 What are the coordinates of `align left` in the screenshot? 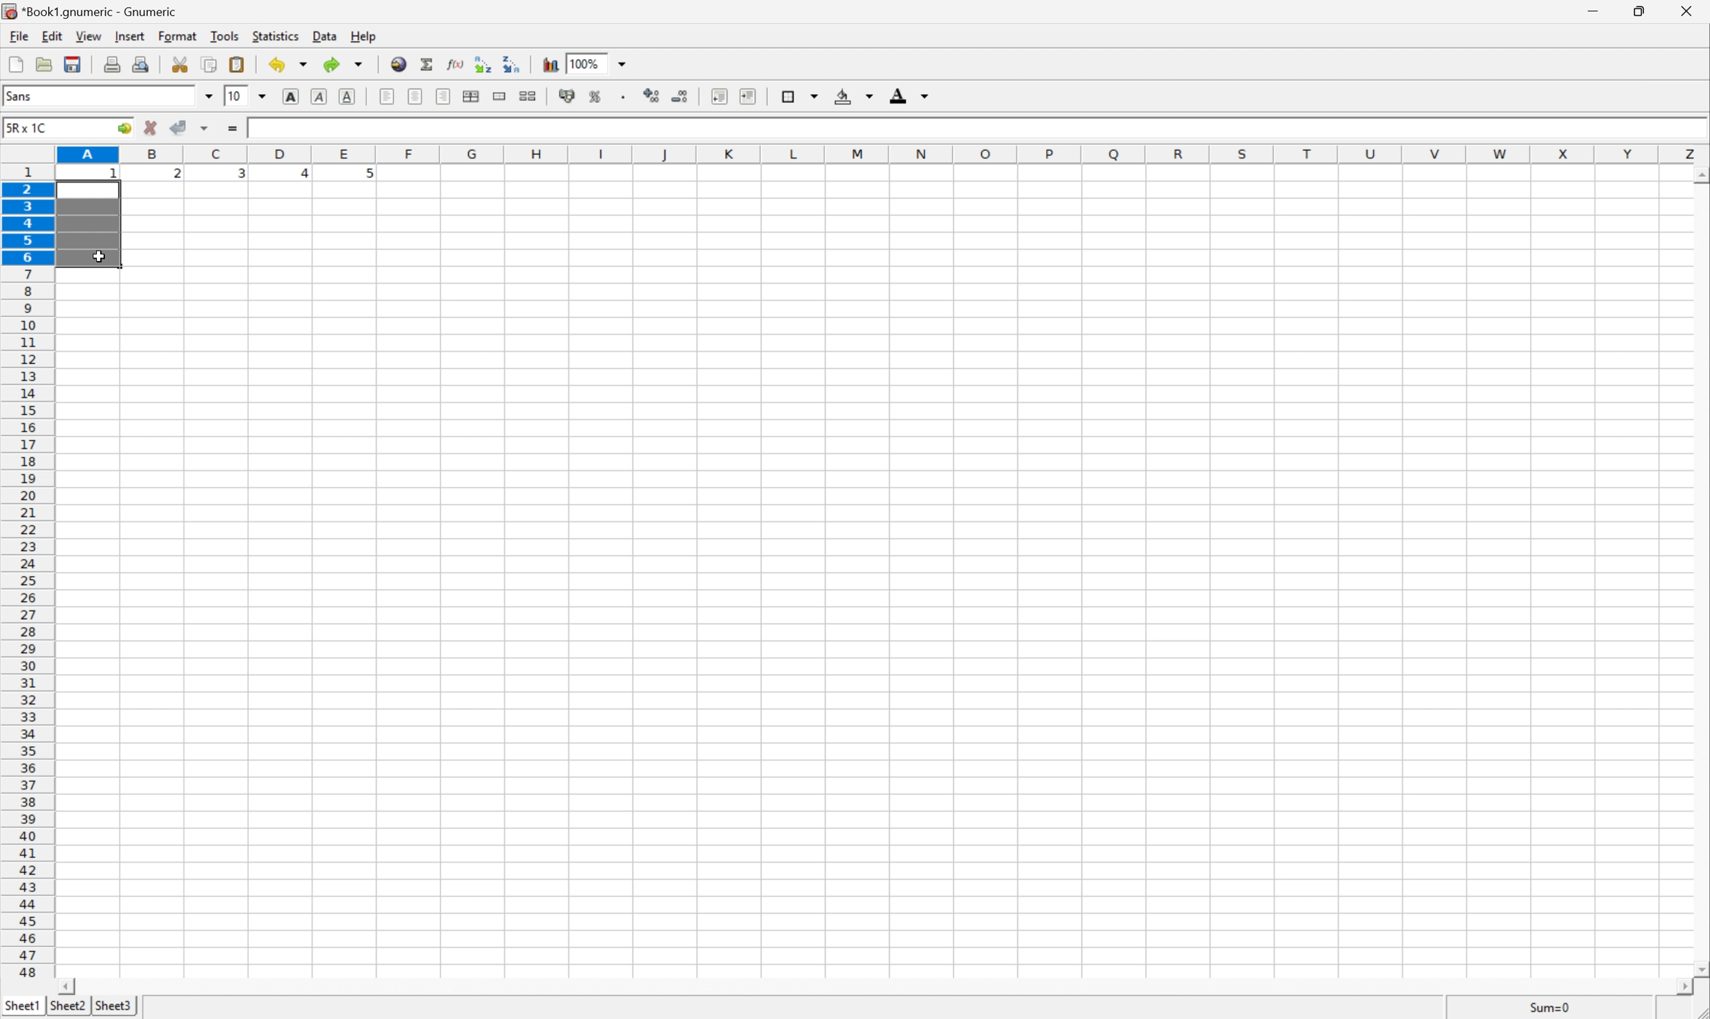 It's located at (388, 95).